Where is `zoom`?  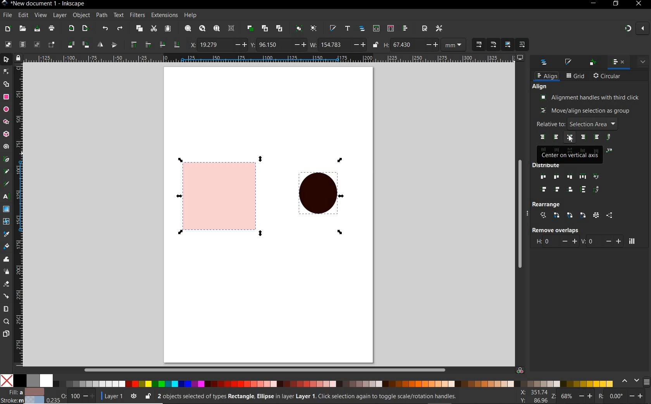 zoom is located at coordinates (576, 397).